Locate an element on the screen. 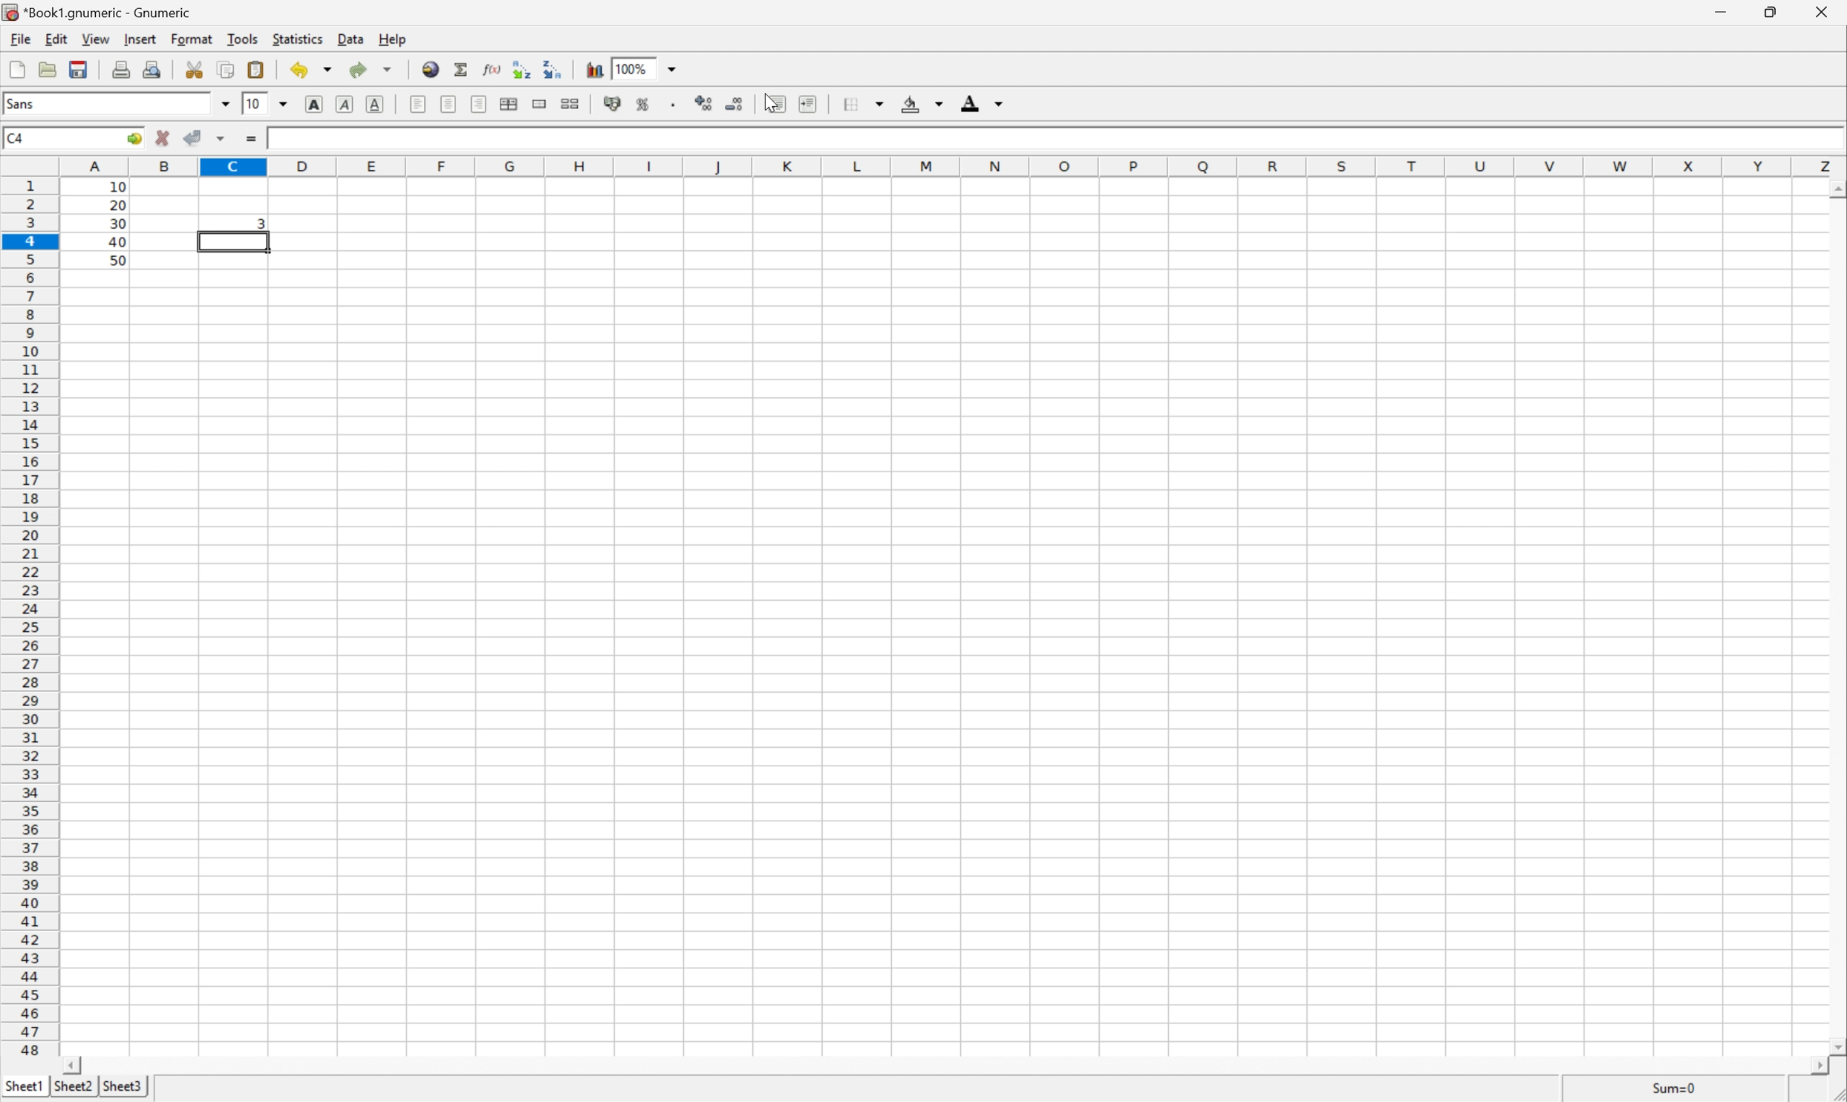  Print the current file is located at coordinates (121, 69).